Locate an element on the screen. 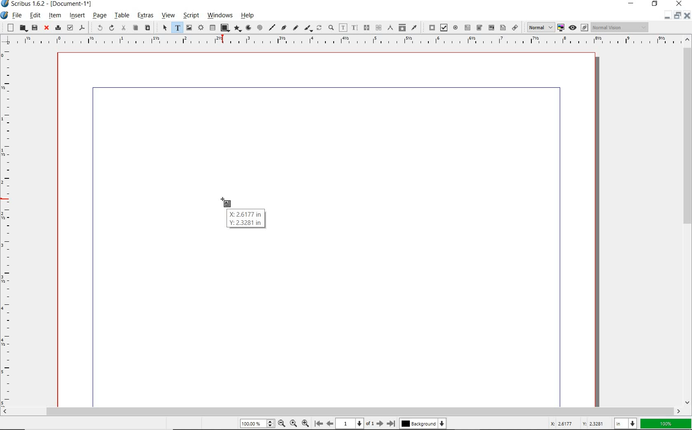 The width and height of the screenshot is (692, 430). save is located at coordinates (34, 28).